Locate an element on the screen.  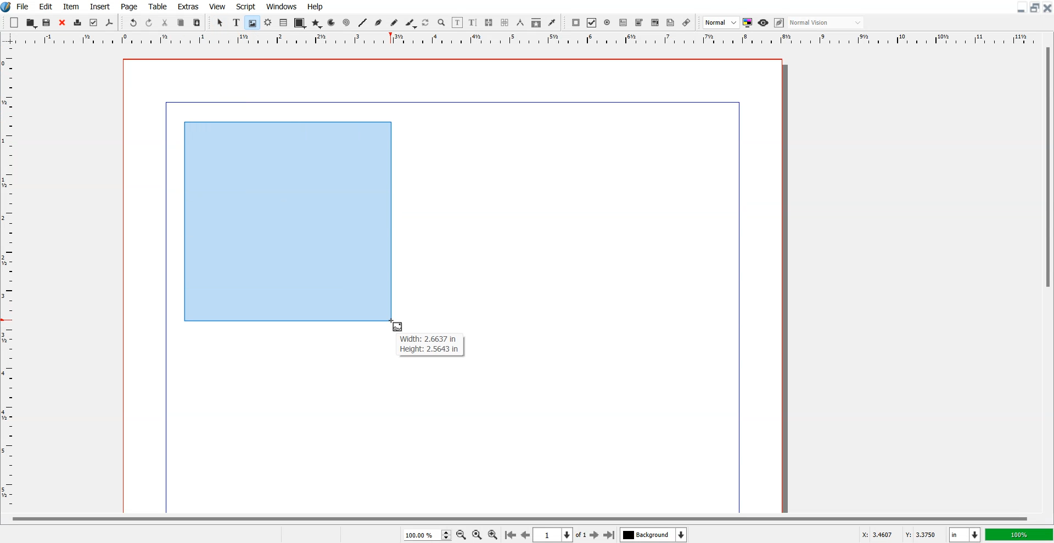
Measurements  is located at coordinates (520, 22).